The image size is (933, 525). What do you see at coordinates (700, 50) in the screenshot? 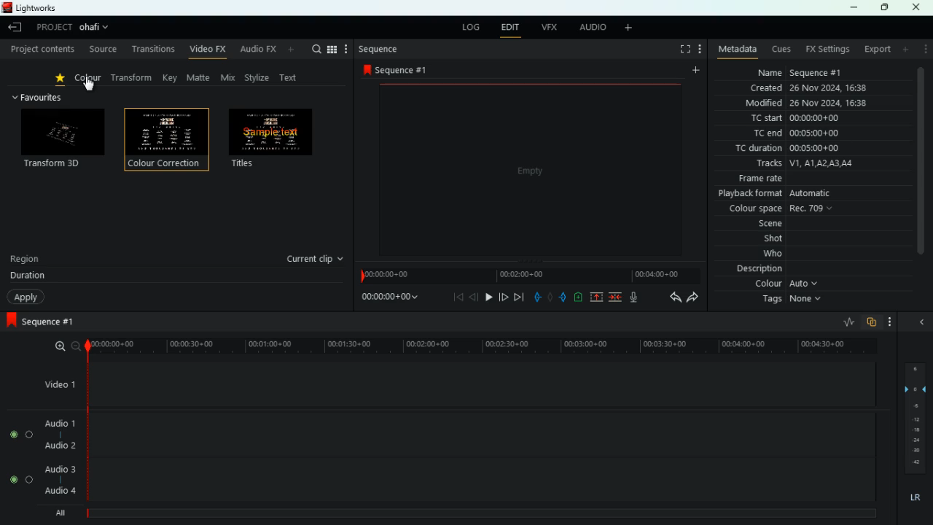
I see `more` at bounding box center [700, 50].